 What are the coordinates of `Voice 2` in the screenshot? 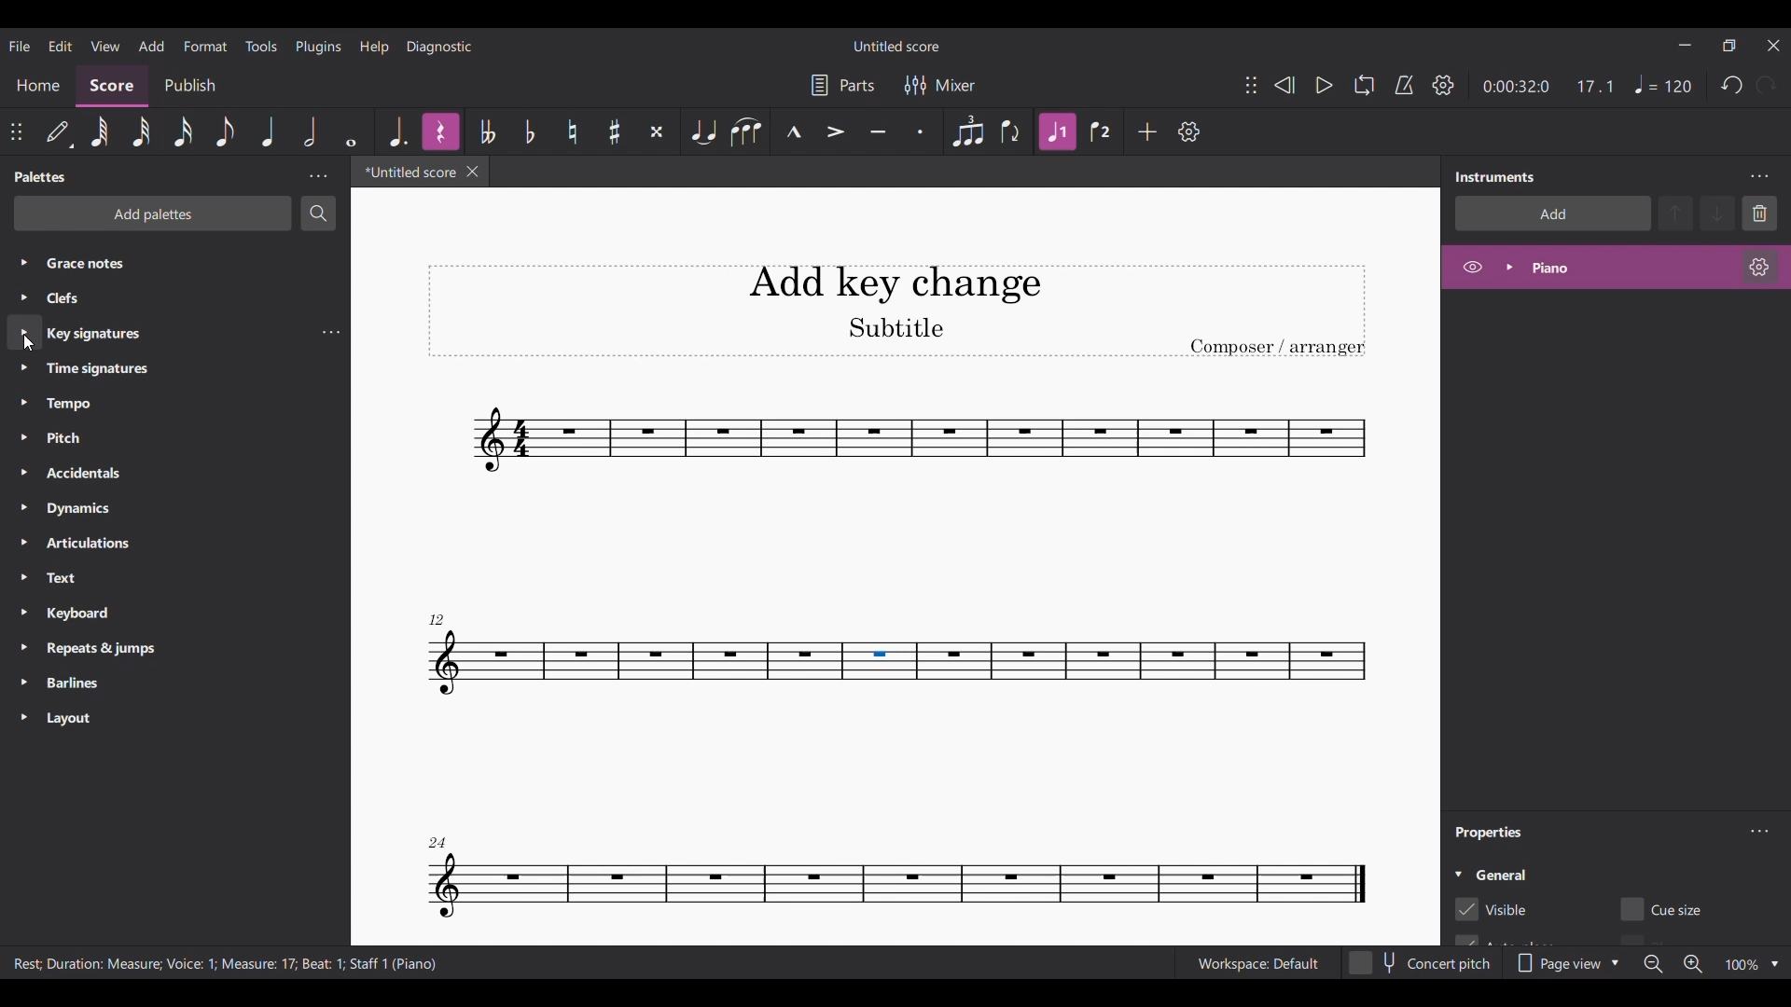 It's located at (1100, 131).